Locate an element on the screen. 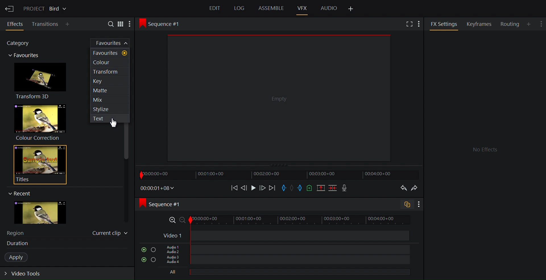  Mark out is located at coordinates (300, 188).